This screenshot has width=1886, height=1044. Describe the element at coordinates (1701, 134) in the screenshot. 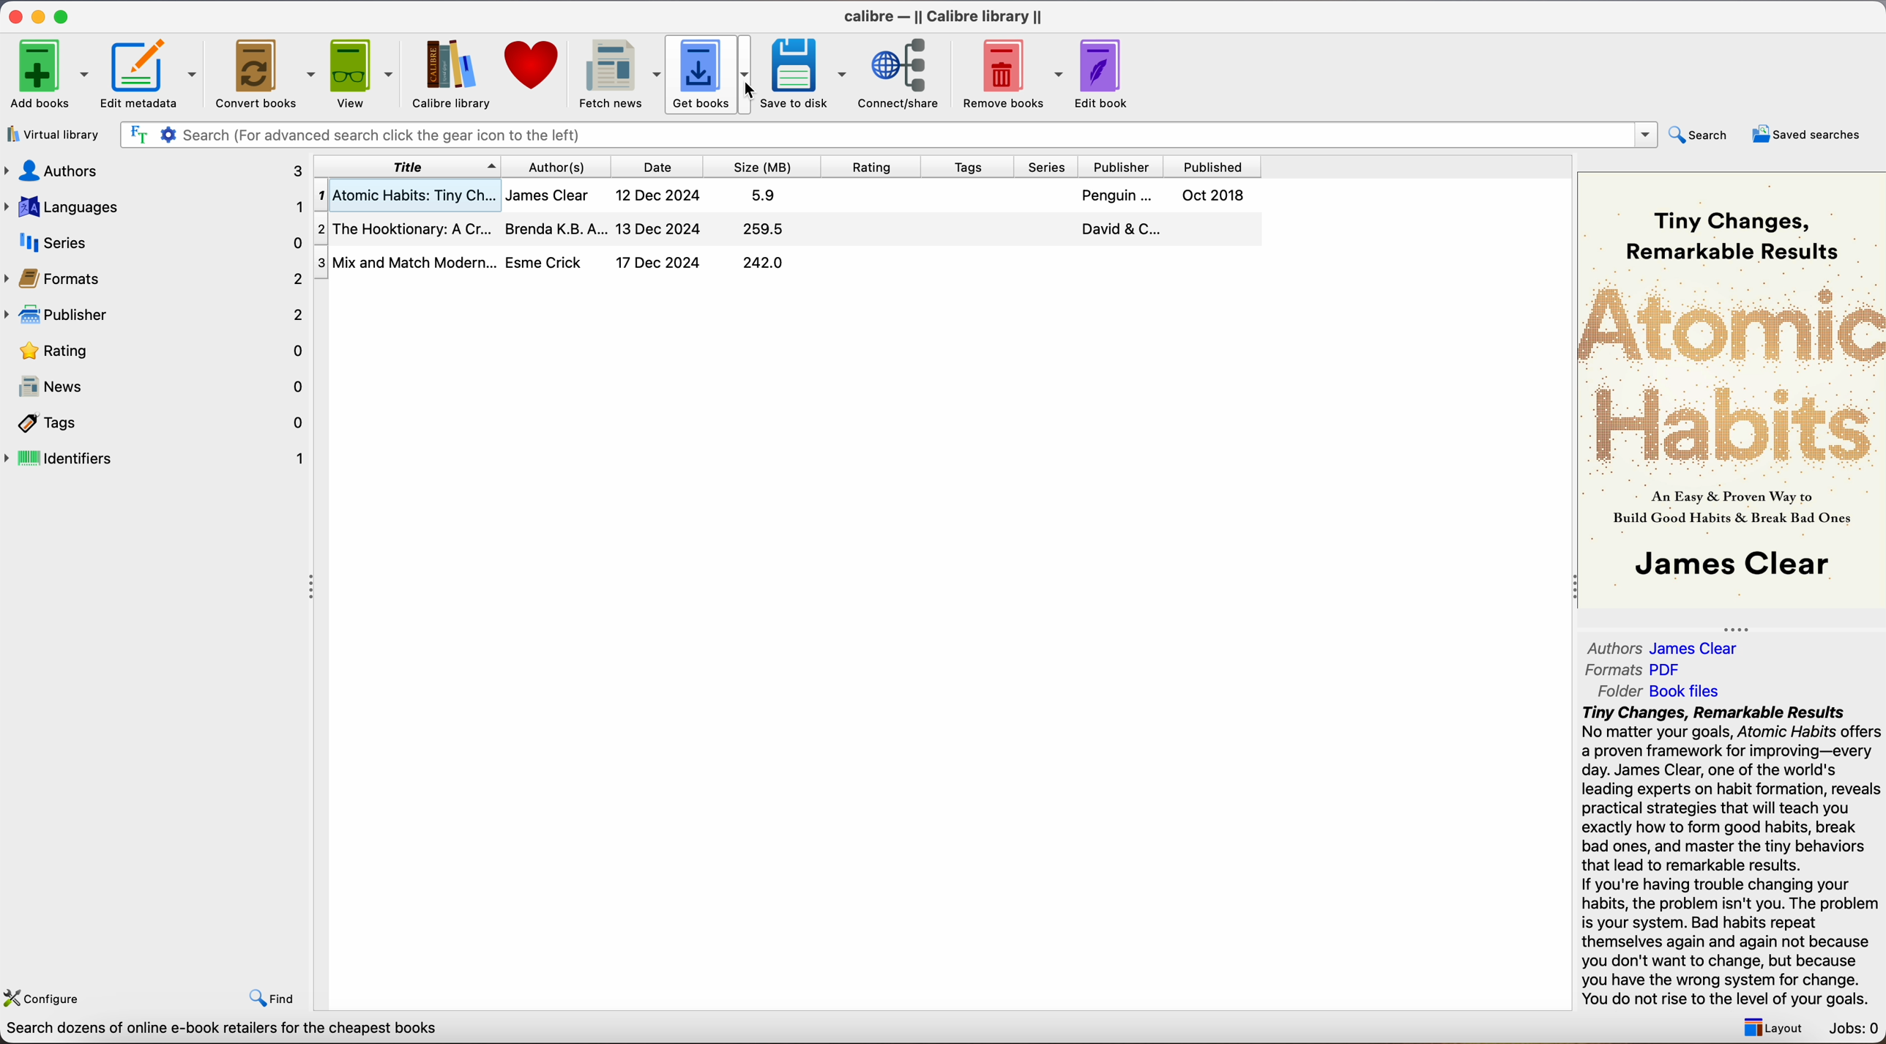

I see `search` at that location.